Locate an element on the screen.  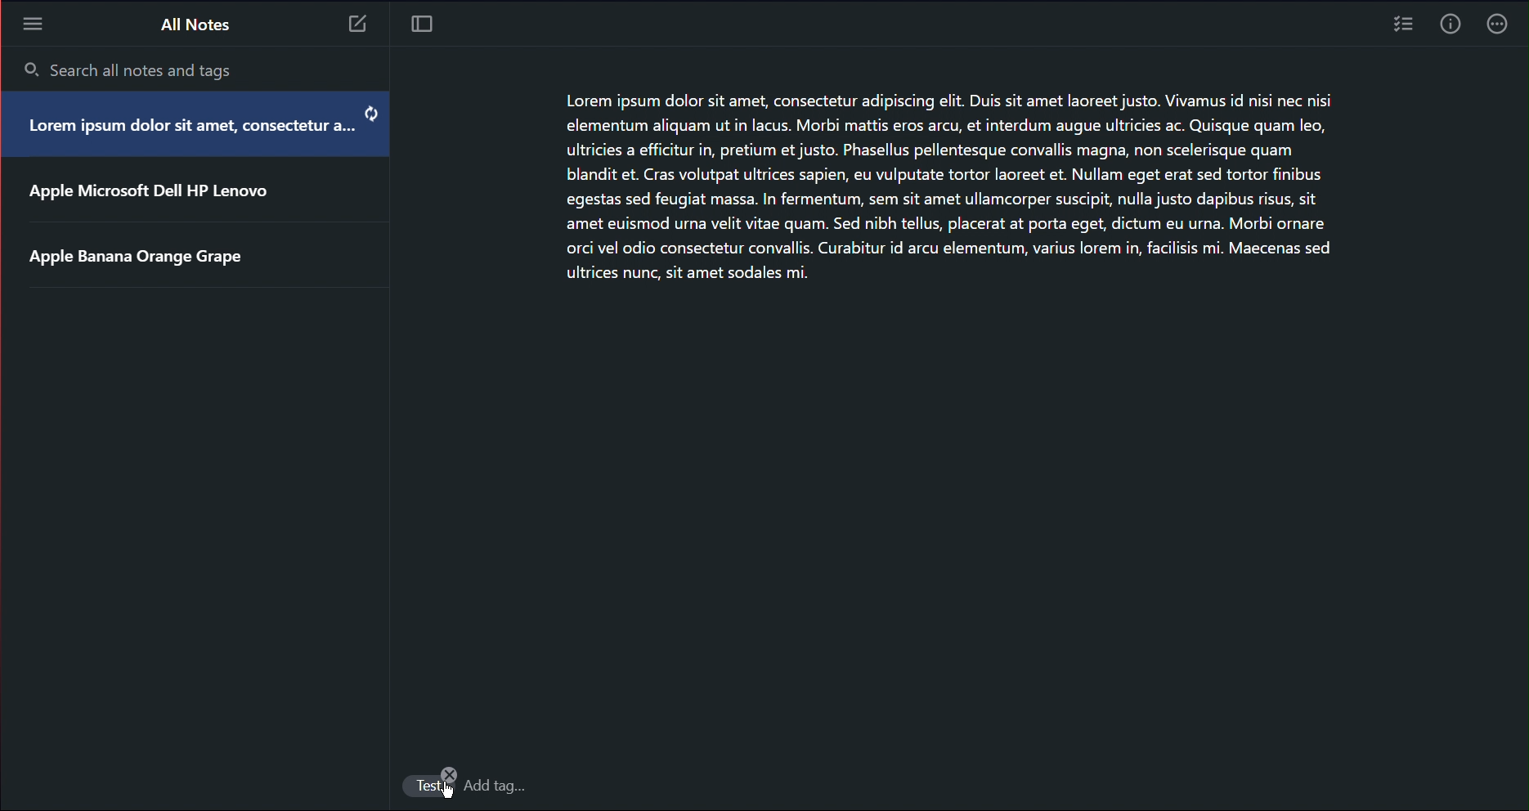
Lorem ipsum dolor sit amet, consectetur adipiscing elit. Duis sit amet laoreet justo. Vivamus id nisi nec nisi
elementum aliquam ut in lacus. Morbi mattis eros arcu, et interdum augue ultricies ac. Quisque quam leo,
ultricies a efficitur in, pretium et justo. Phasellus pellentesque convallis magna, non scelerisque quam
blandit et. Cras volutpat ultrices sapien, eu vulputate tortor laoreet et. Nullam eget erat sed tortor finibus
egestas sed feugiat massa. In fermentum, sem sit amet ullamcorper suscipit, nulla justo dapibus risus, sit
amet euismod urna velit vitae quam. Sed nibh tellus, placerat at porta eget, dictum eu urna. Morbi ornare
orci vel odio consectetur convallis. Curabitur id arcu elementum, varius lorem in, facilisis mi. Maecenas sed
ultrices nunc, sit amet sodales mi. is located at coordinates (988, 192).